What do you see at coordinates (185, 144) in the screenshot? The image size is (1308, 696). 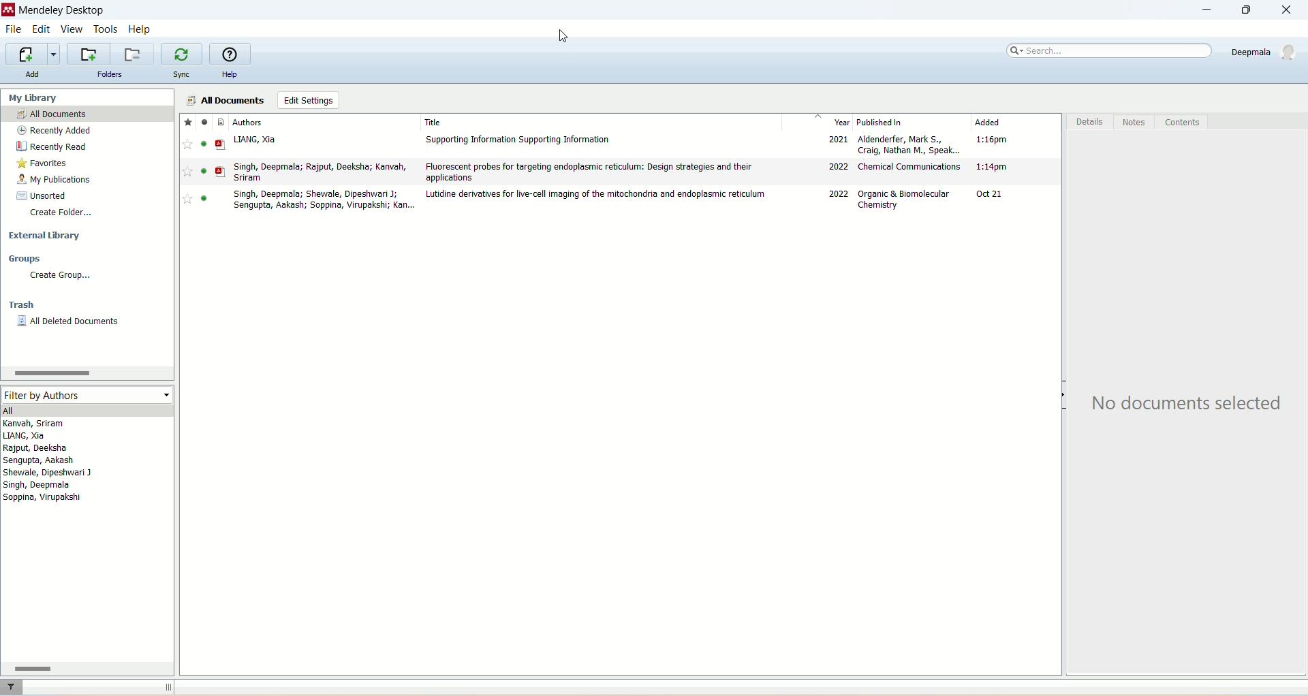 I see `favourite` at bounding box center [185, 144].